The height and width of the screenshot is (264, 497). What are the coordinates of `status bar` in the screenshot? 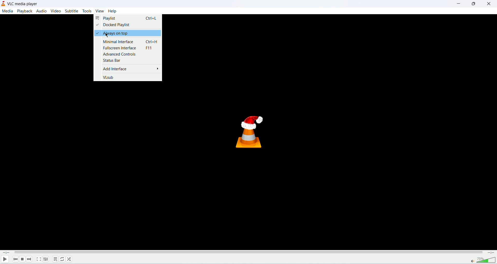 It's located at (113, 61).